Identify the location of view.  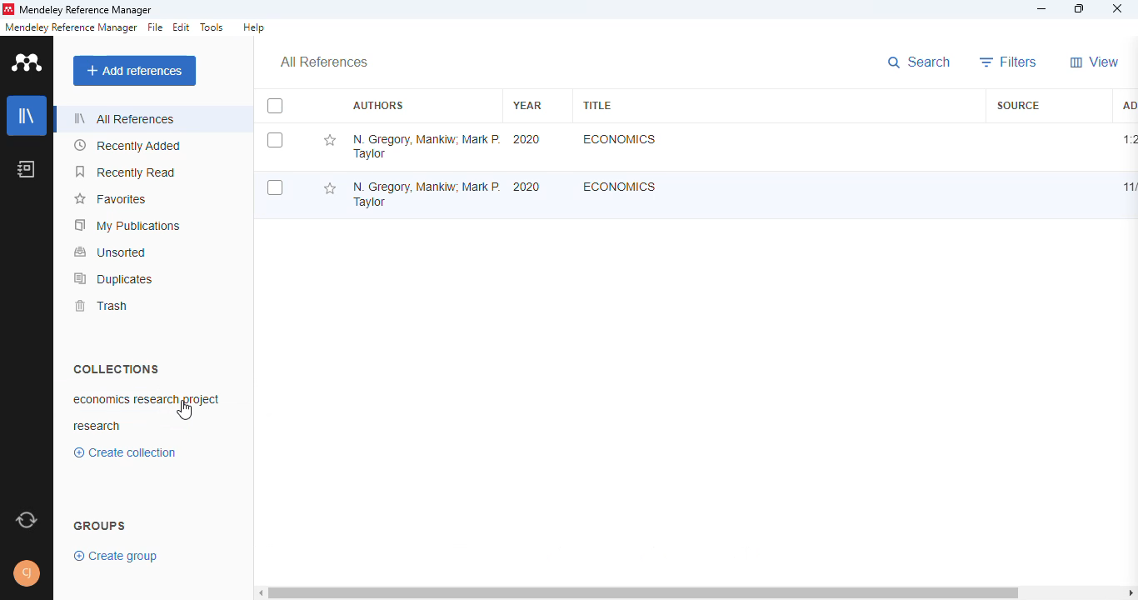
(1095, 62).